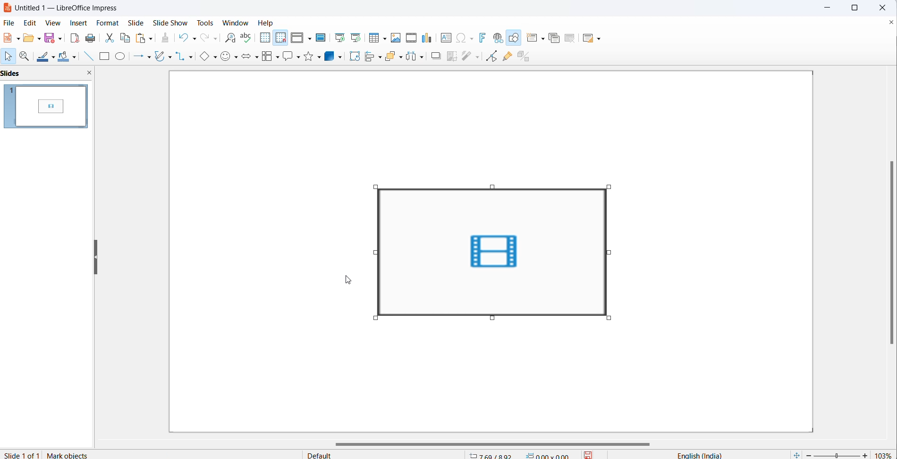 The image size is (897, 459). I want to click on curve and polygons, so click(161, 56).